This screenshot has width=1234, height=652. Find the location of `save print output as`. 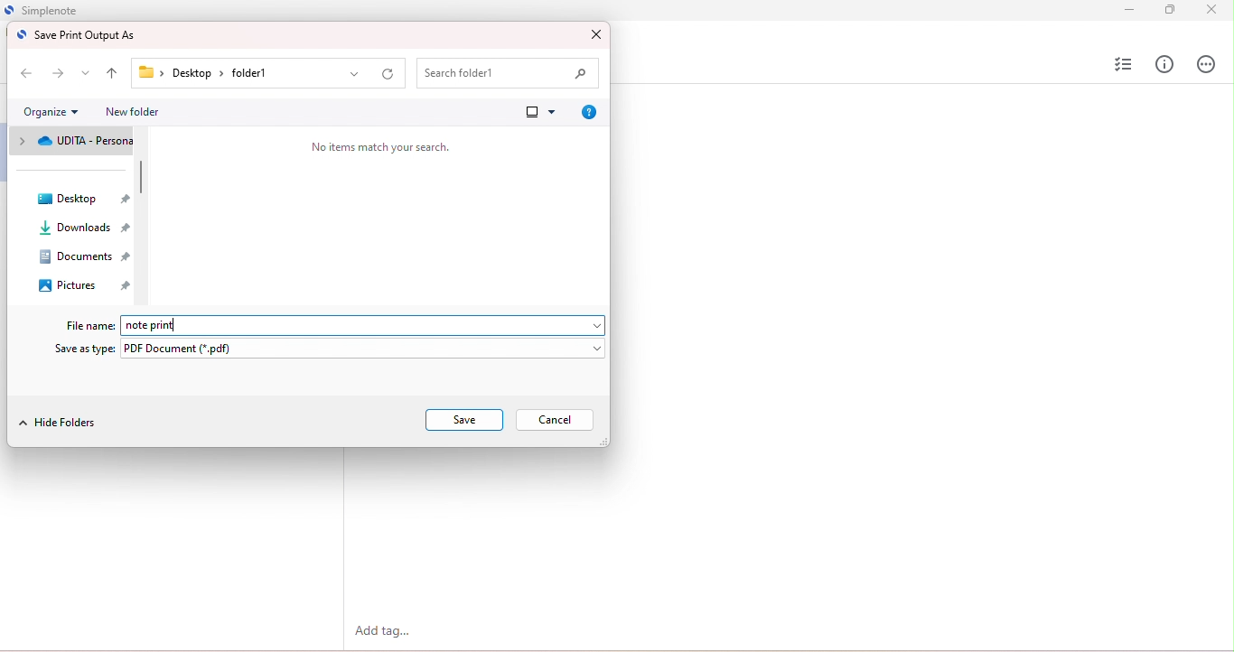

save print output as is located at coordinates (78, 35).